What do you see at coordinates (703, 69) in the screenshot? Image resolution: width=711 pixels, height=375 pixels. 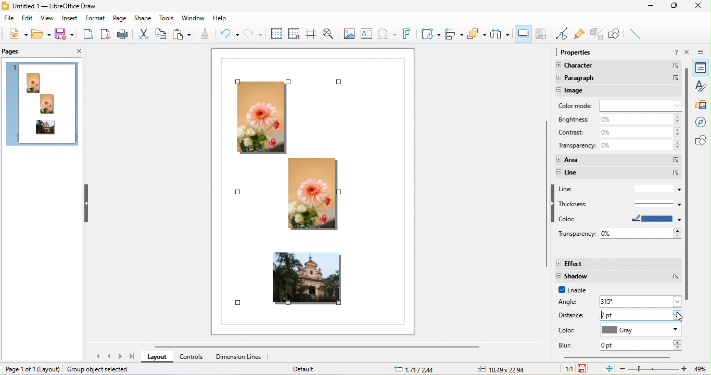 I see `Properties` at bounding box center [703, 69].